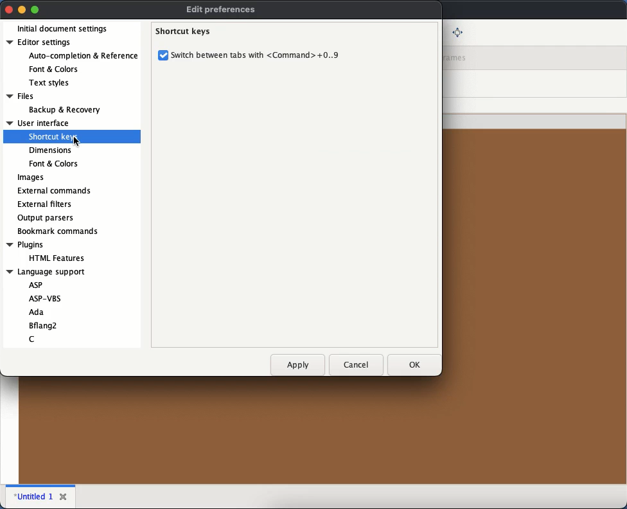 Image resolution: width=627 pixels, height=509 pixels. I want to click on 'ASP-VBS, so click(44, 299).